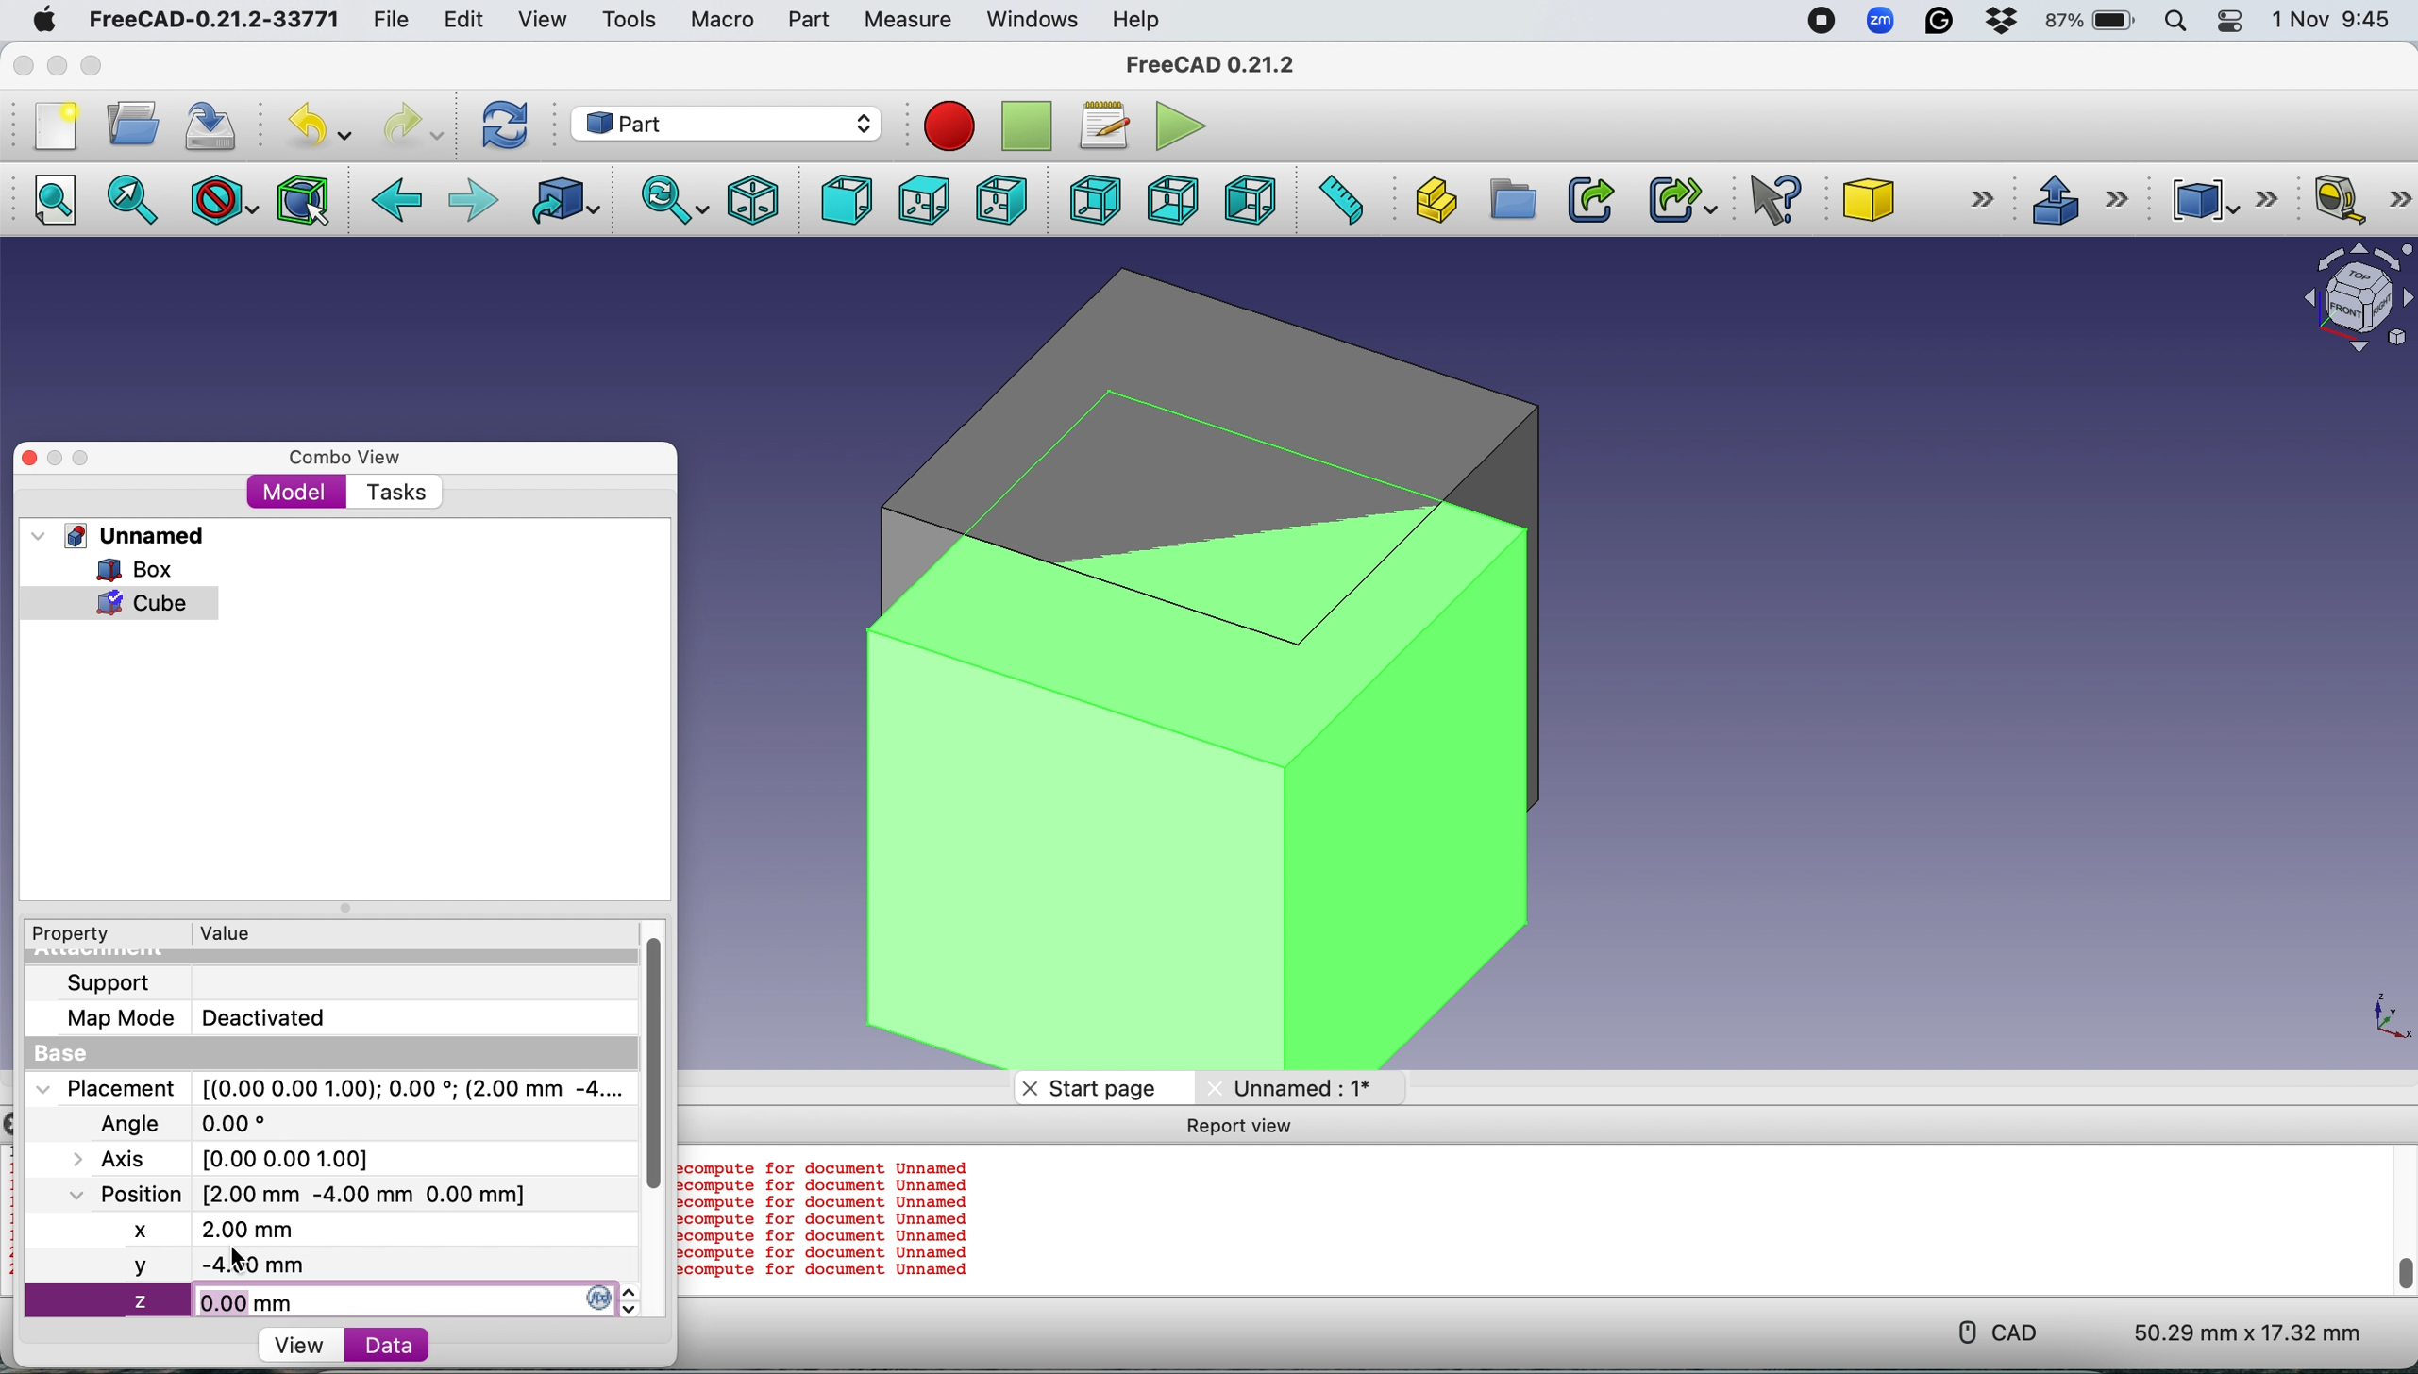 This screenshot has height=1374, width=2418. I want to click on Tools, so click(628, 18).